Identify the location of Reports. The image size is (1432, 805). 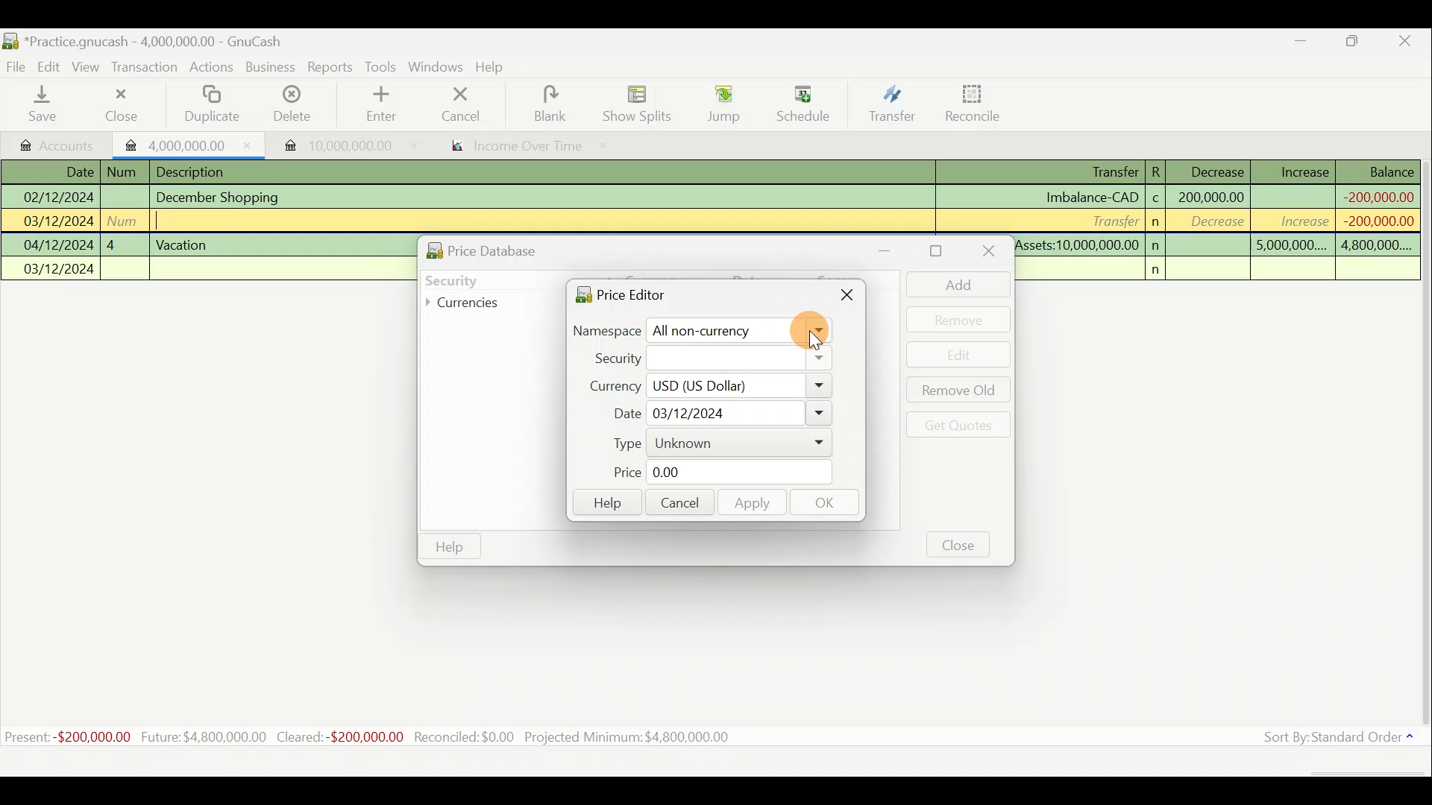
(330, 67).